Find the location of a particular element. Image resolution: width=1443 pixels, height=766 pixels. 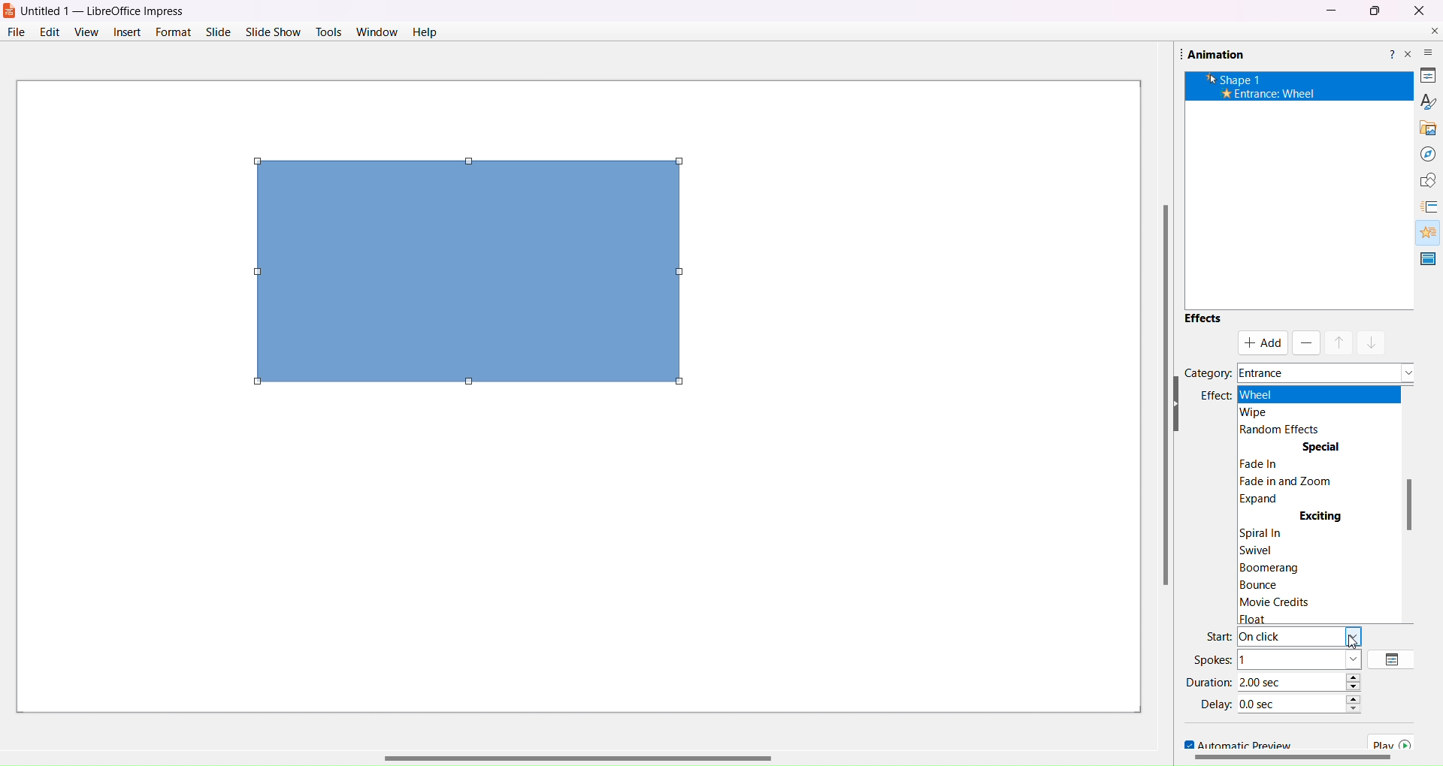

Close Pane is located at coordinates (1408, 55).